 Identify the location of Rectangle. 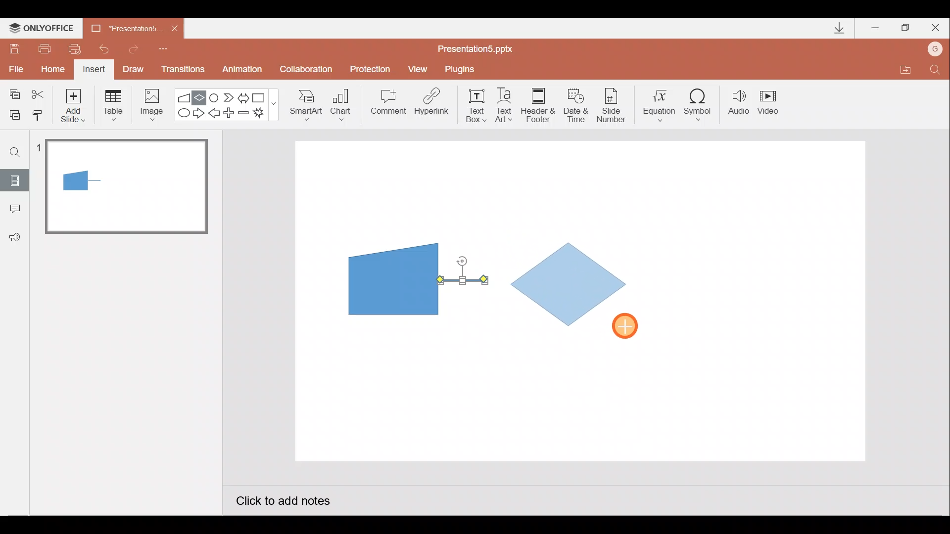
(261, 97).